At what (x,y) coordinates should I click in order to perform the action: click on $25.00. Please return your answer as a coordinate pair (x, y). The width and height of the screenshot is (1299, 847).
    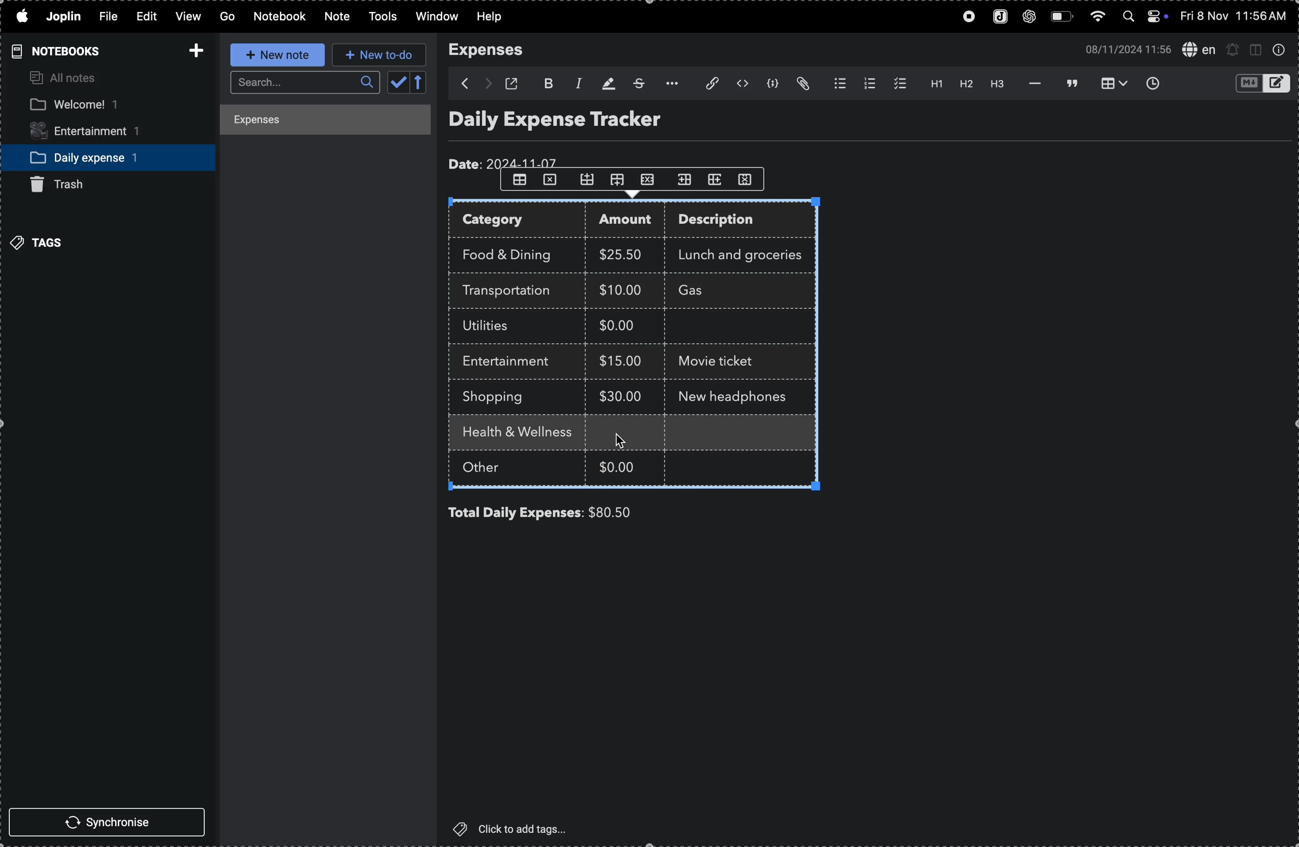
    Looking at the image, I should click on (624, 255).